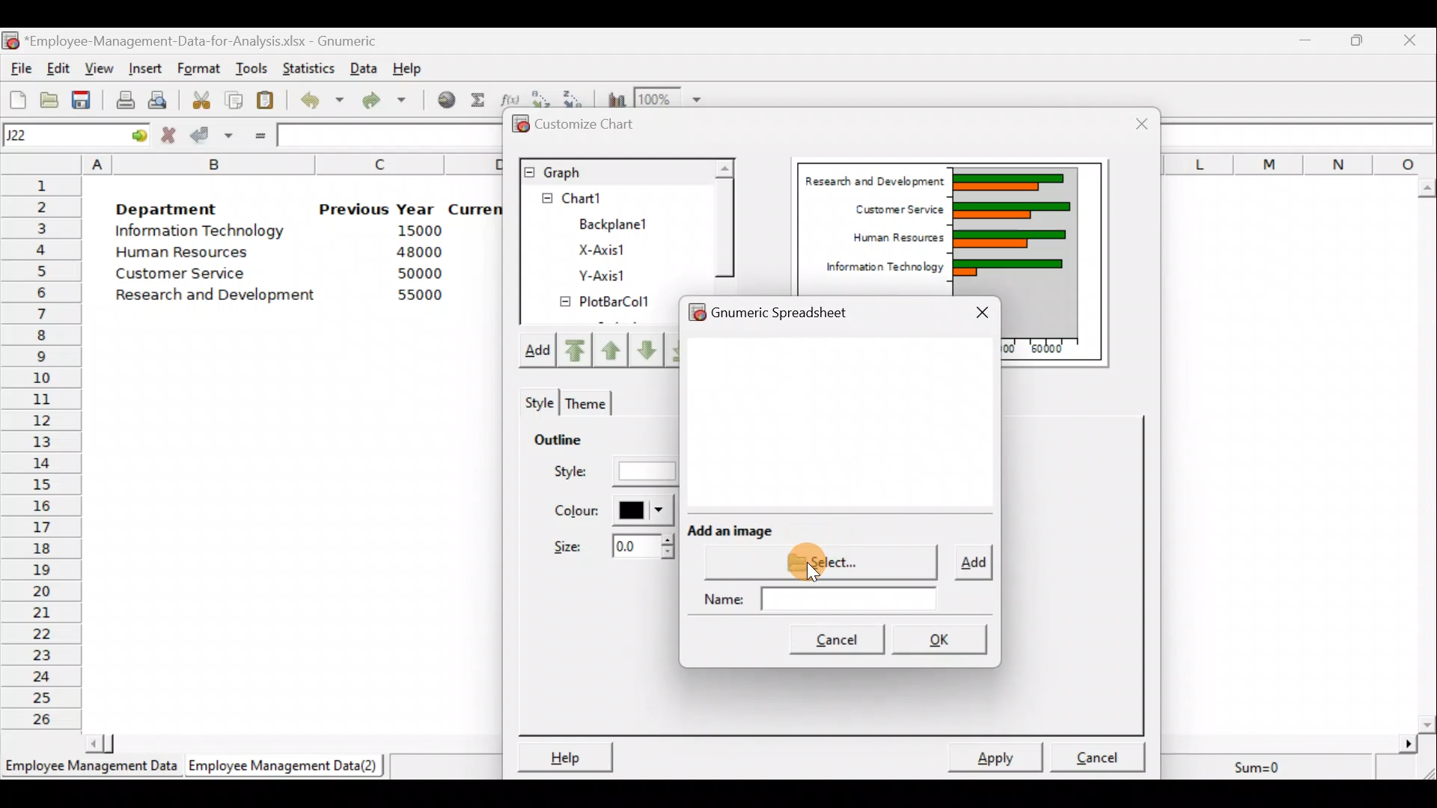  I want to click on Scroll bar, so click(1428, 450).